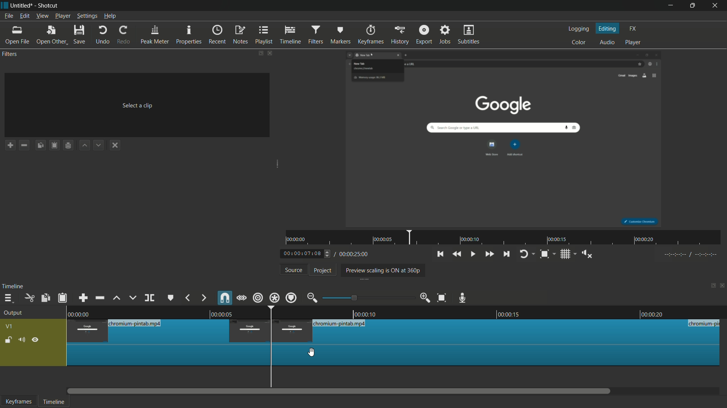  Describe the element at coordinates (242, 299) in the screenshot. I see `scrub while dragging` at that location.